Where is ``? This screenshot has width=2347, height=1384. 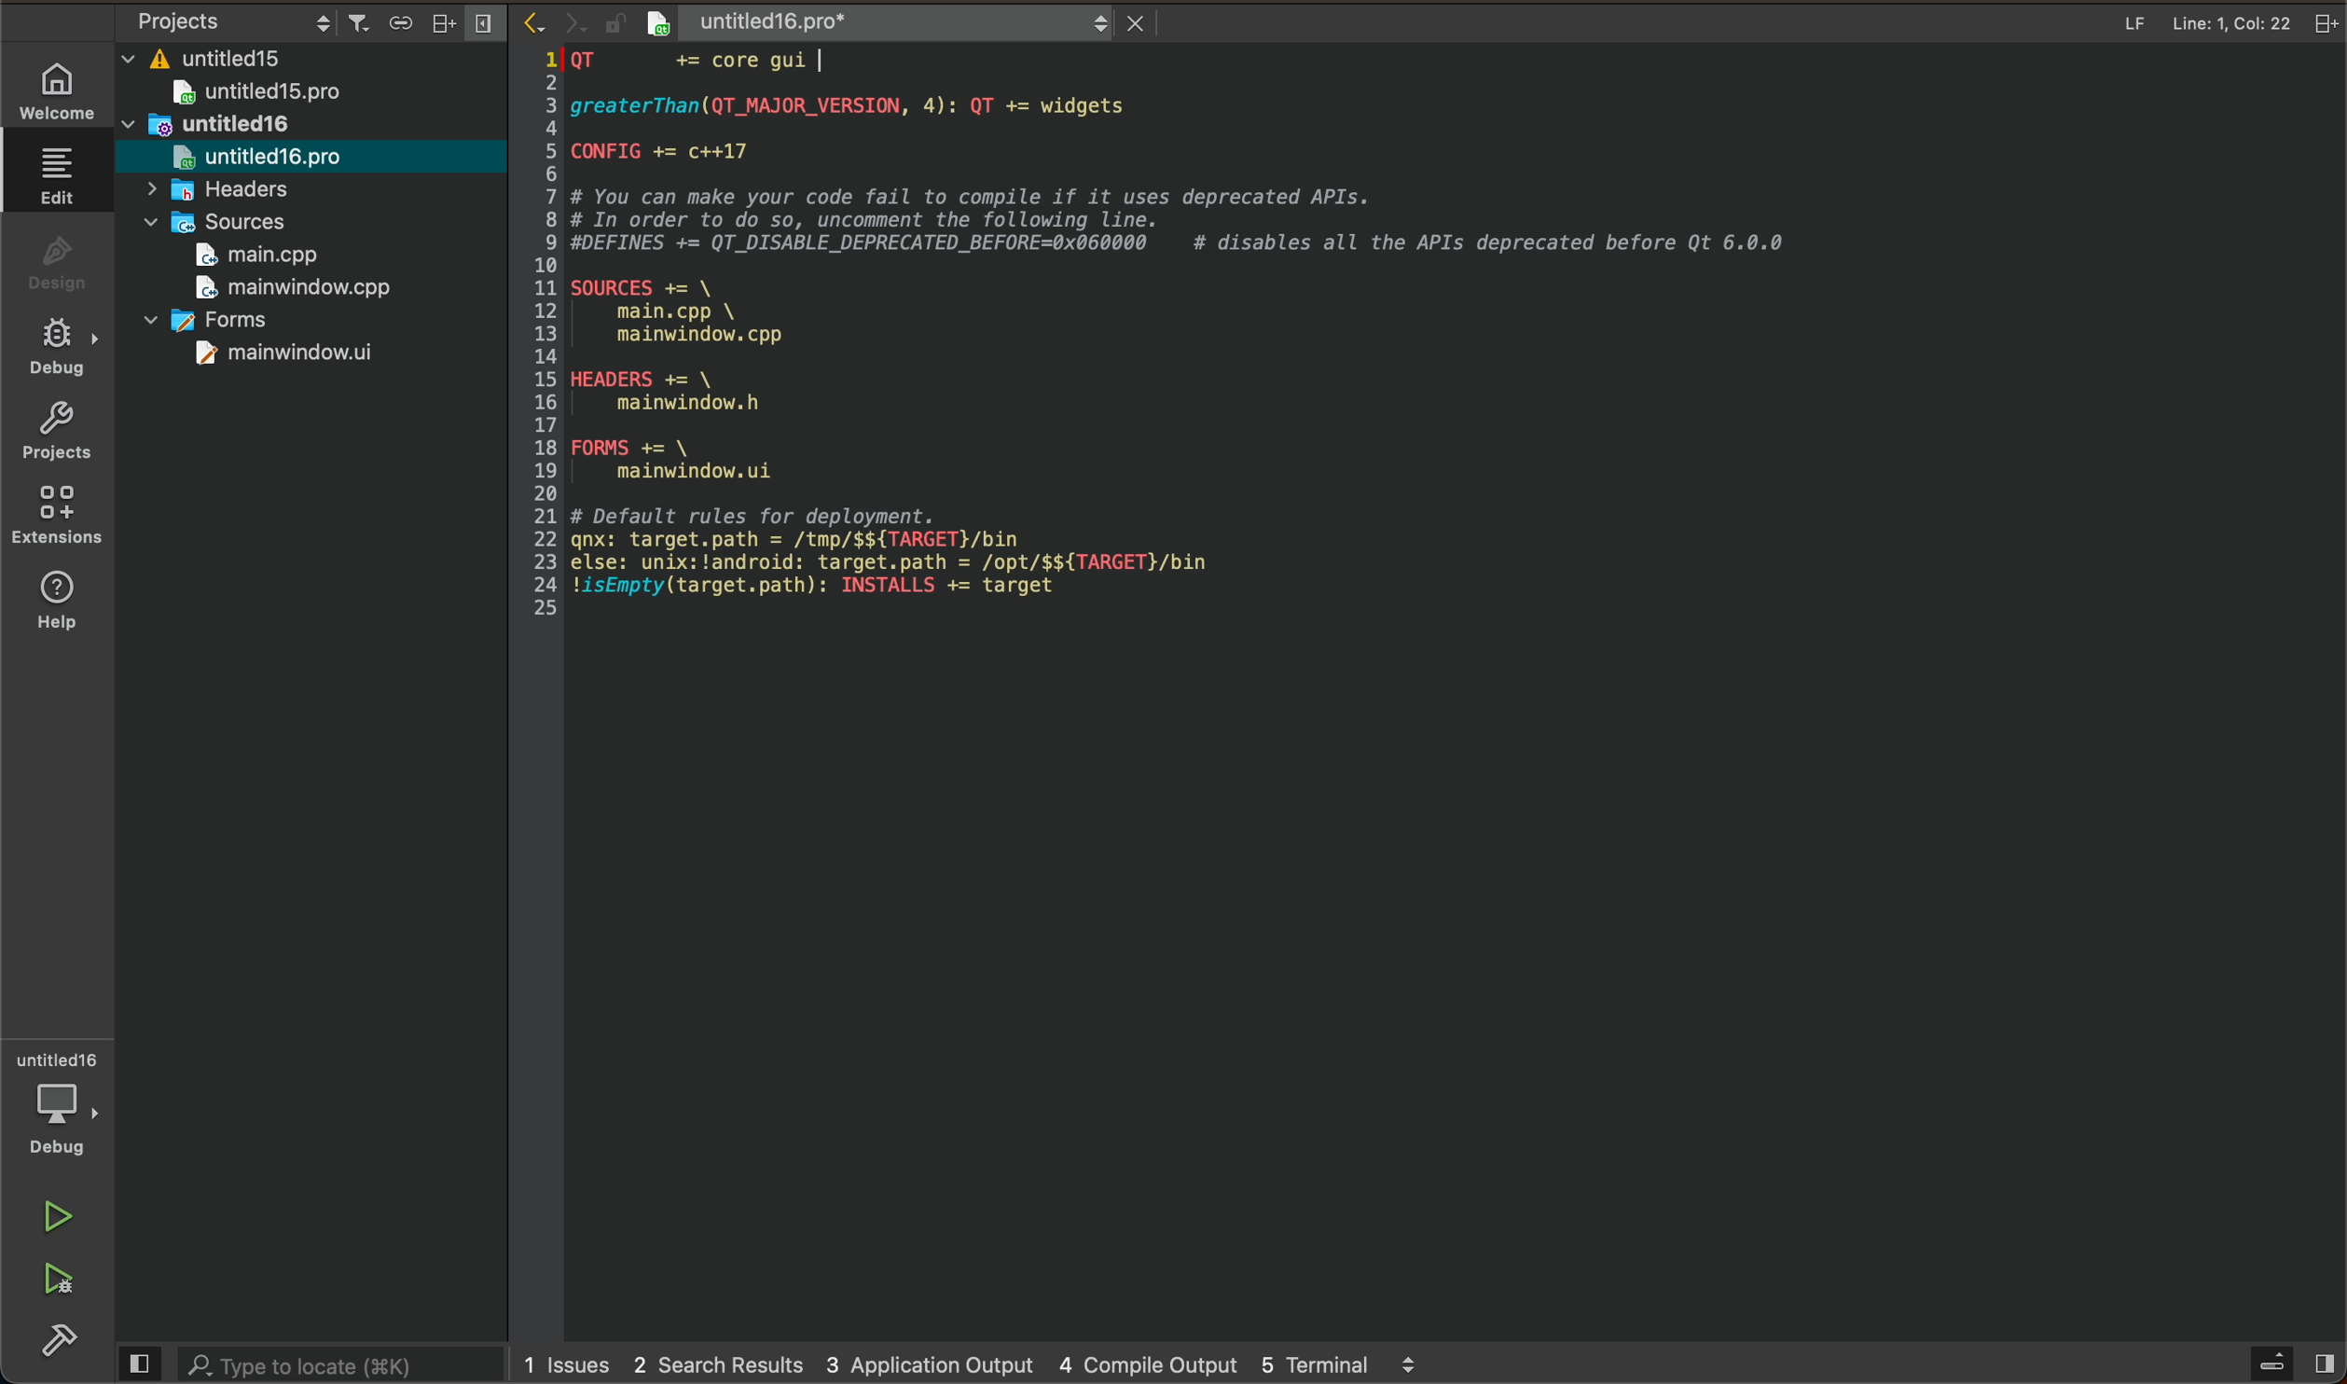  is located at coordinates (2301, 21).